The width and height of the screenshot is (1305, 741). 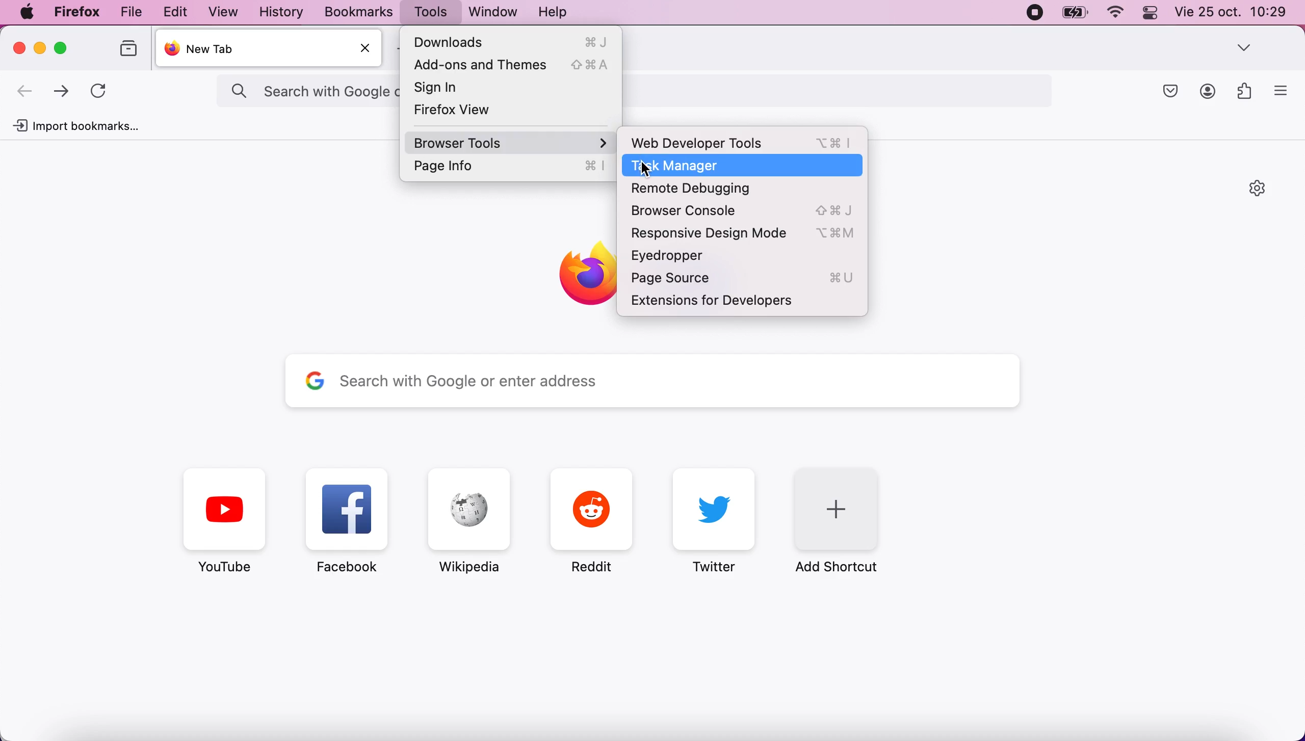 What do you see at coordinates (1246, 90) in the screenshot?
I see `Widget` at bounding box center [1246, 90].